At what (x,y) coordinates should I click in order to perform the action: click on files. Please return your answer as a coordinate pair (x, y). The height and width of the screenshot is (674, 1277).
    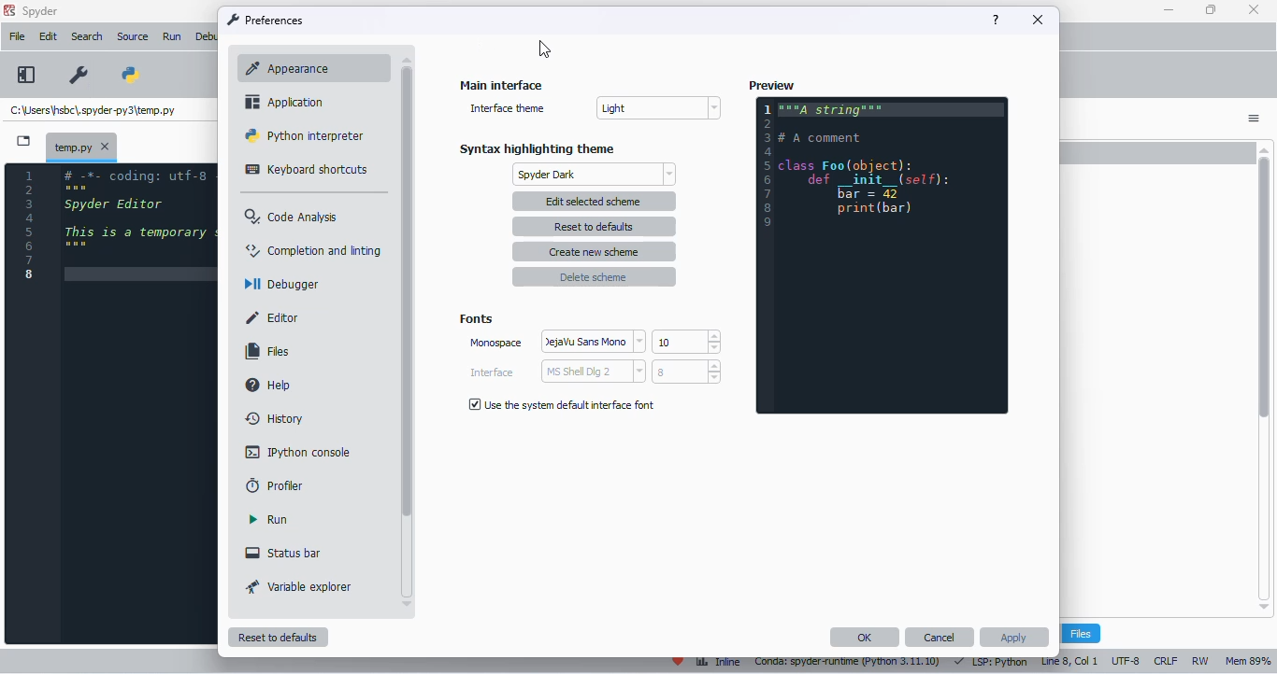
    Looking at the image, I should click on (266, 351).